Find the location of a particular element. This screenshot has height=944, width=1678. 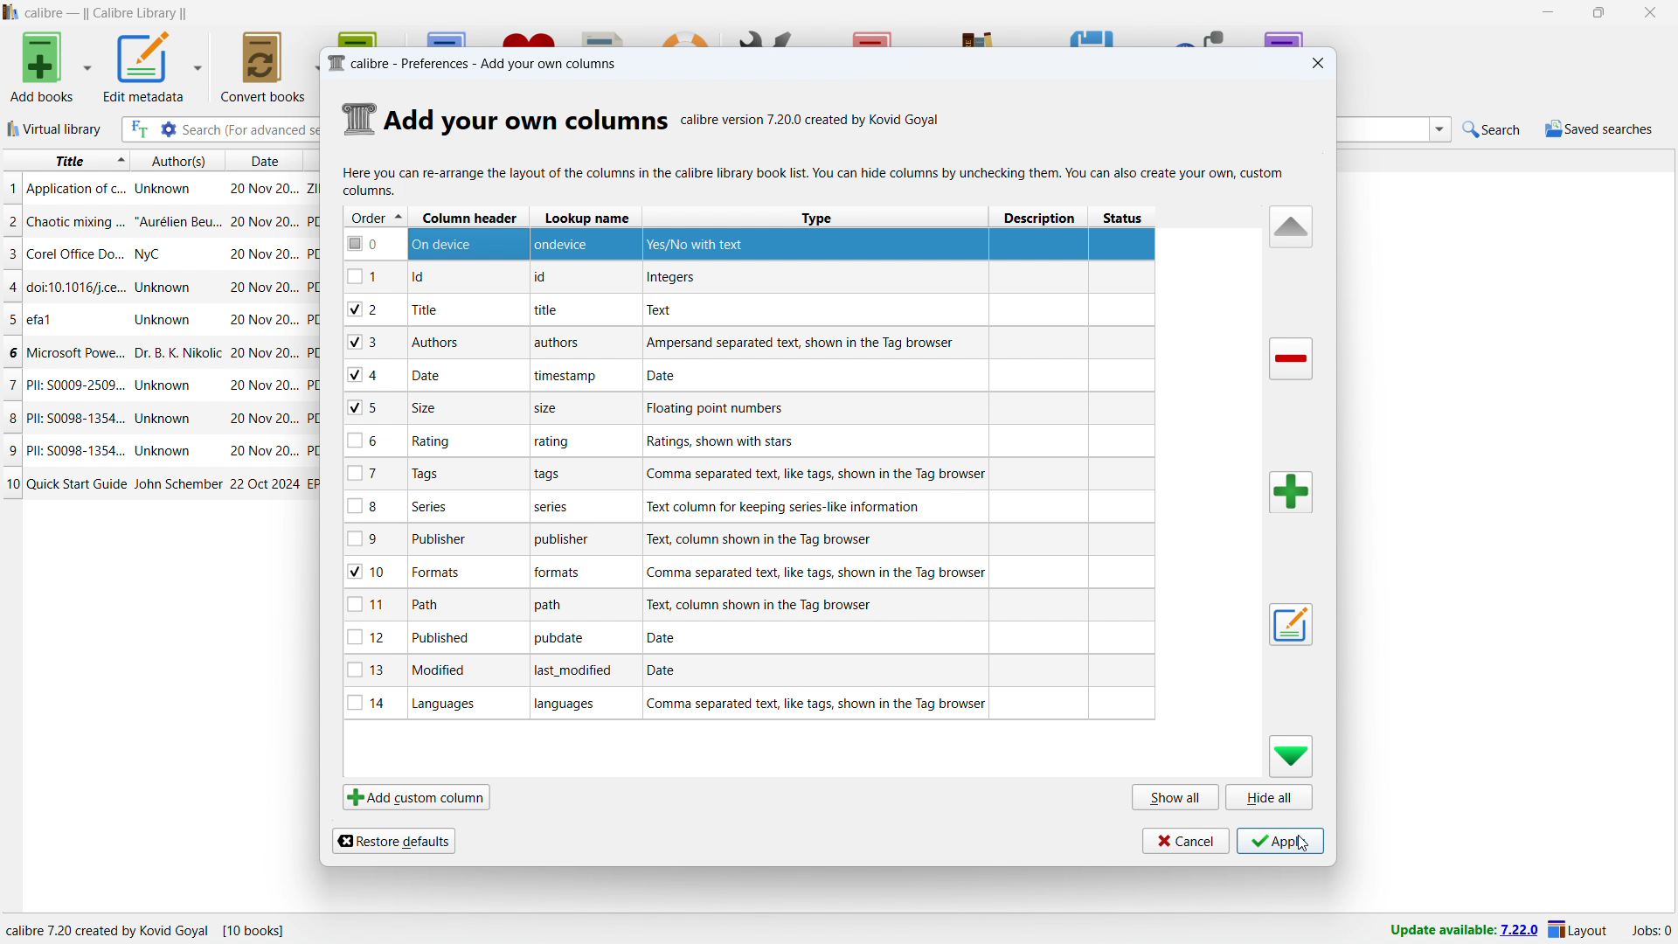

Add your own columns is located at coordinates (527, 119).